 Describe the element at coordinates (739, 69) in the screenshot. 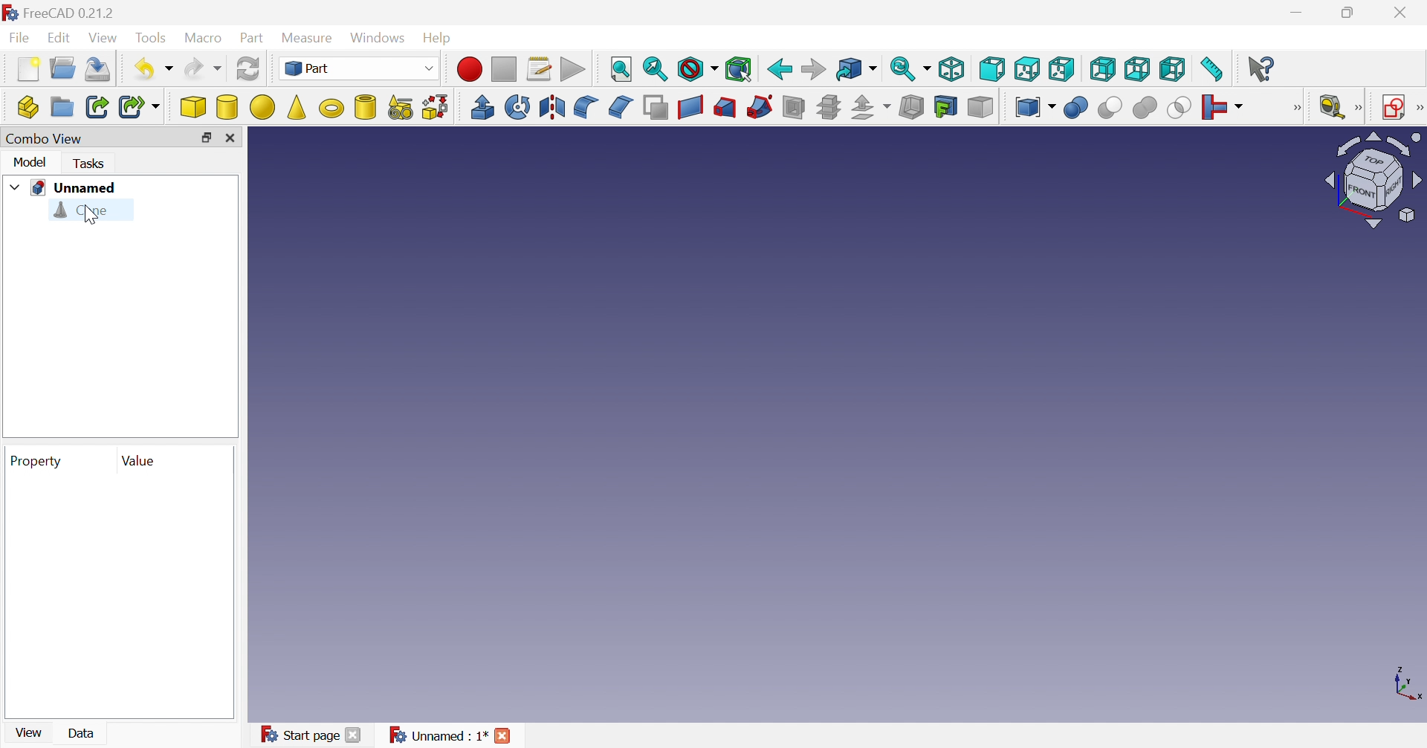

I see `Bounding box` at that location.